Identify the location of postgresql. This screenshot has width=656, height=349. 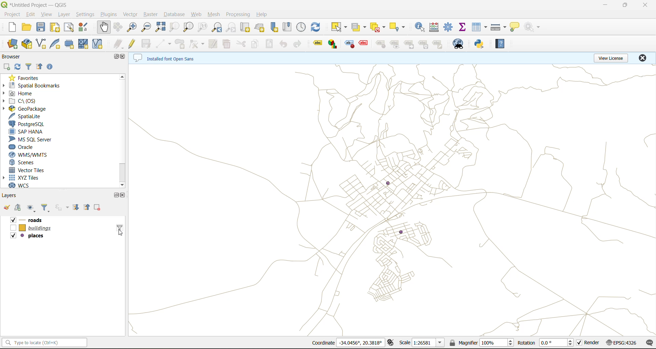
(29, 124).